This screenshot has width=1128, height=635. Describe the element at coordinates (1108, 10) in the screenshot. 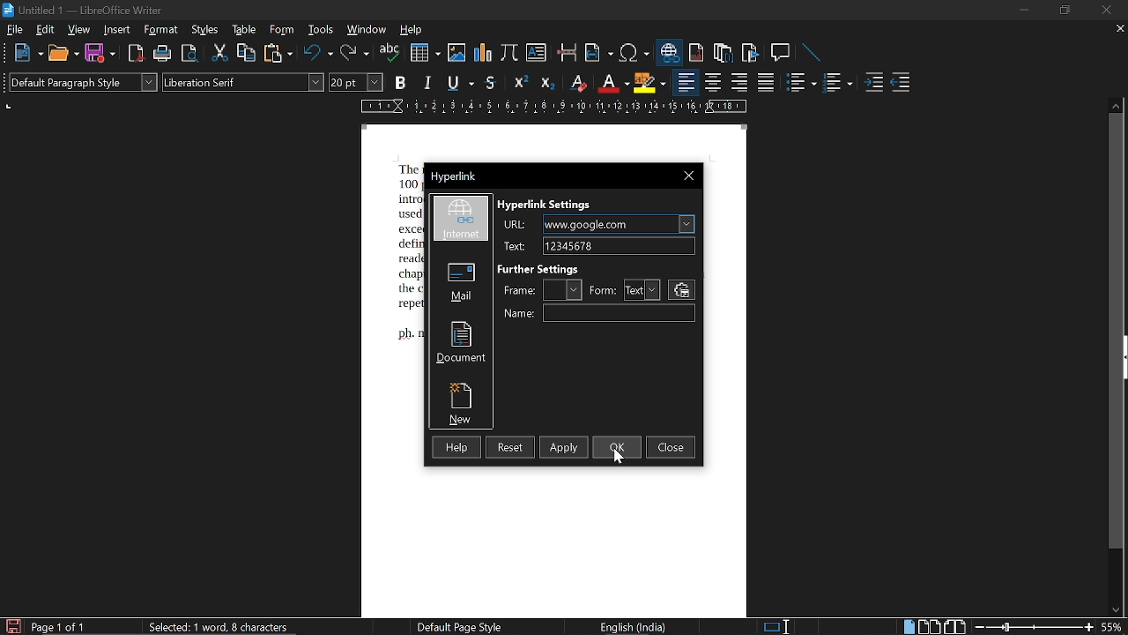

I see `close` at that location.